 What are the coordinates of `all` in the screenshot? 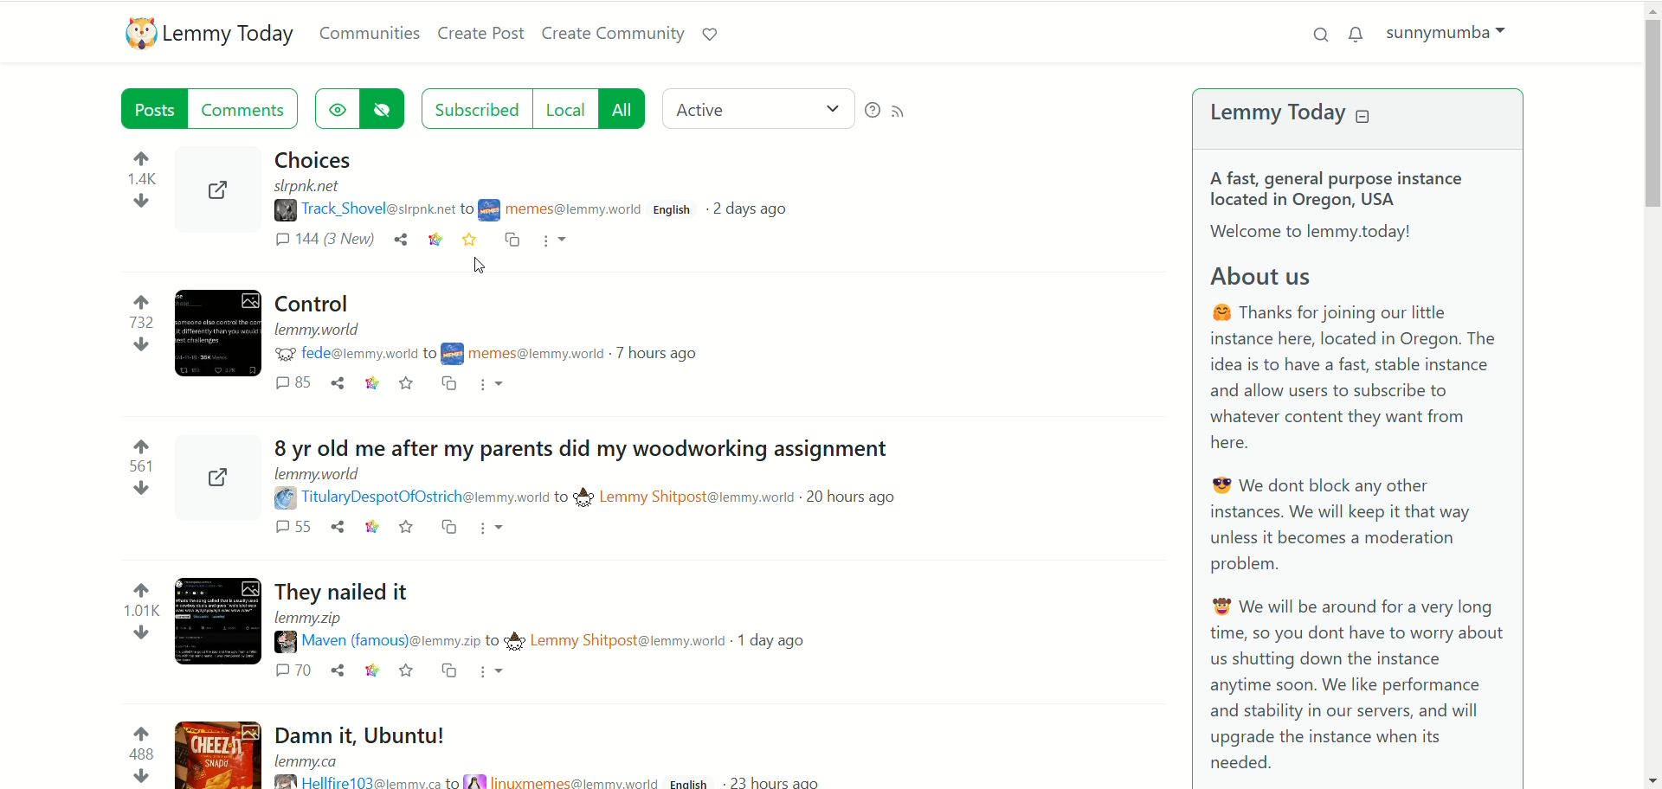 It's located at (626, 110).